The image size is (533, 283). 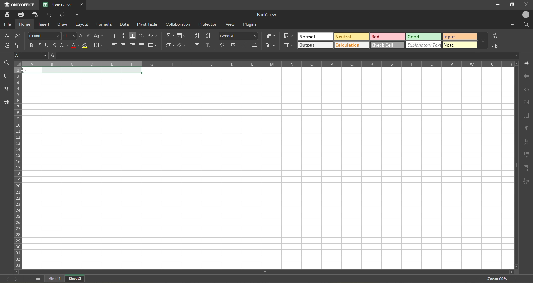 I want to click on add sheet, so click(x=30, y=279).